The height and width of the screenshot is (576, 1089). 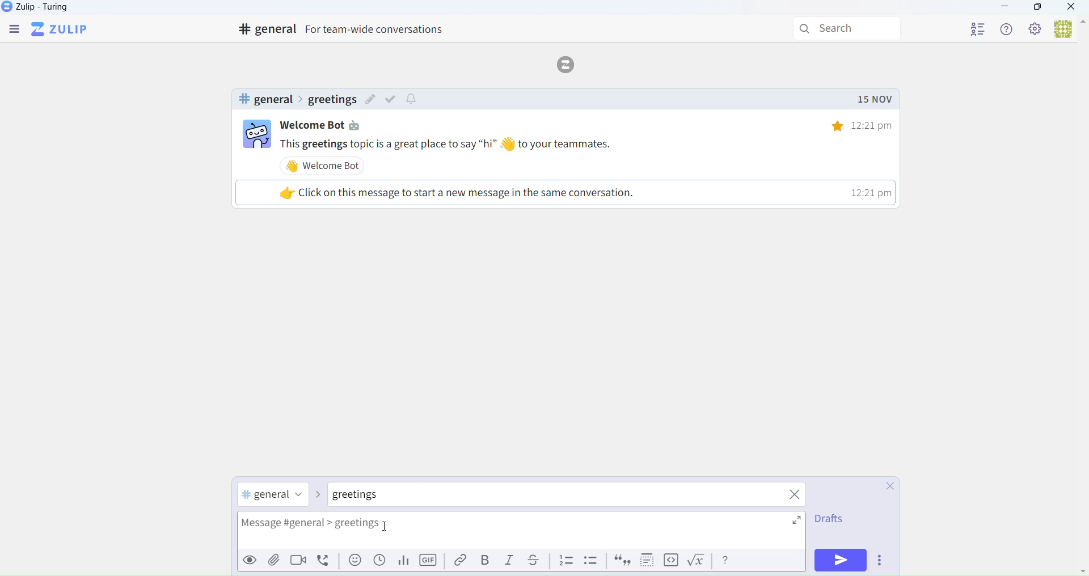 What do you see at coordinates (796, 496) in the screenshot?
I see `close` at bounding box center [796, 496].